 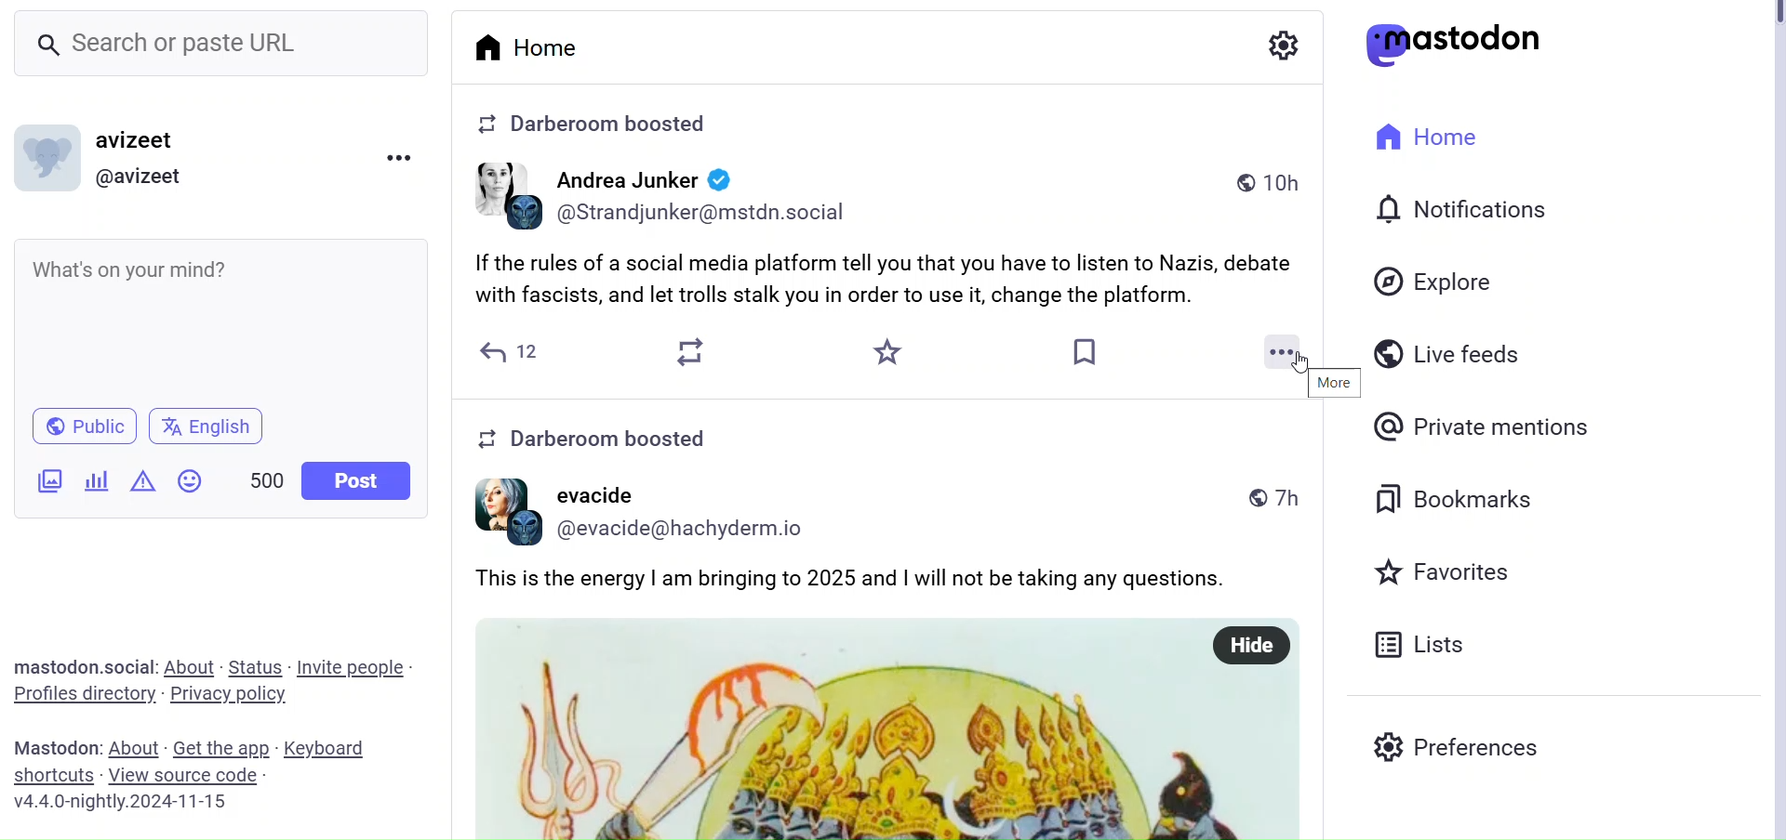 I want to click on Favorite, so click(x=889, y=349).